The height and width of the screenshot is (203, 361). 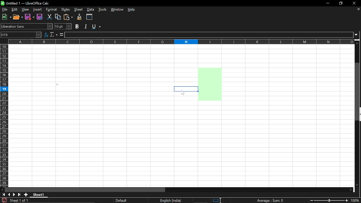 I want to click on Underline, so click(x=97, y=27).